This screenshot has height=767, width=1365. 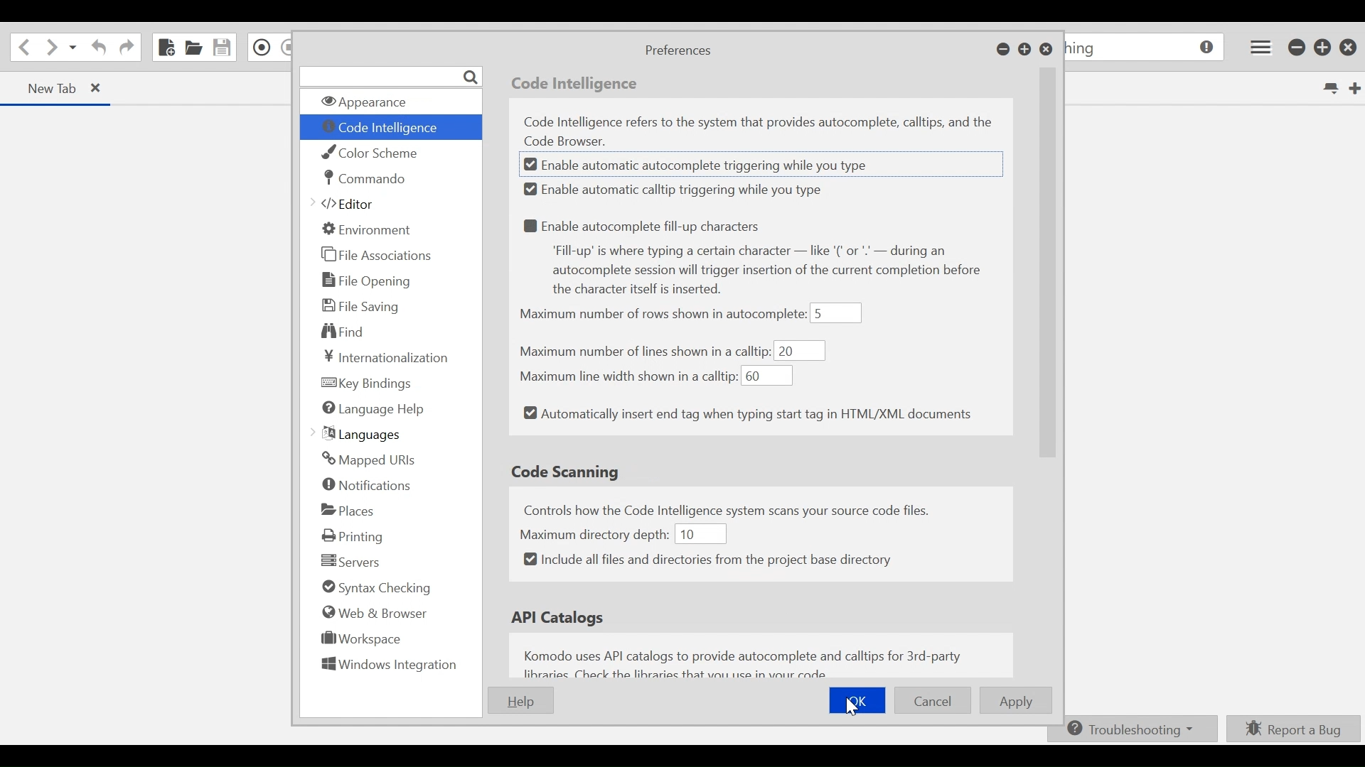 I want to click on Undo last action, so click(x=97, y=49).